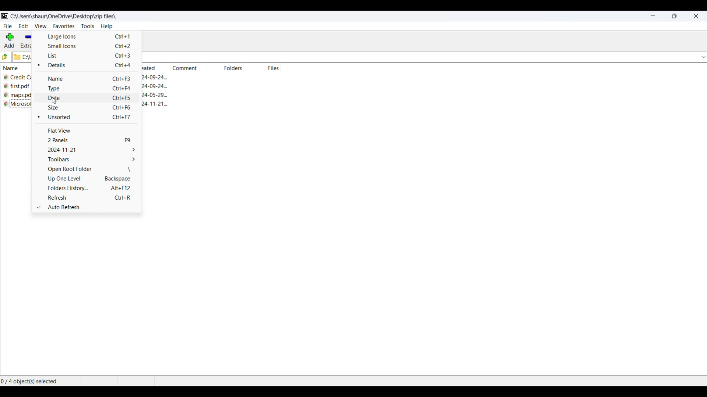 This screenshot has height=397, width=707. I want to click on creation date, so click(154, 86).